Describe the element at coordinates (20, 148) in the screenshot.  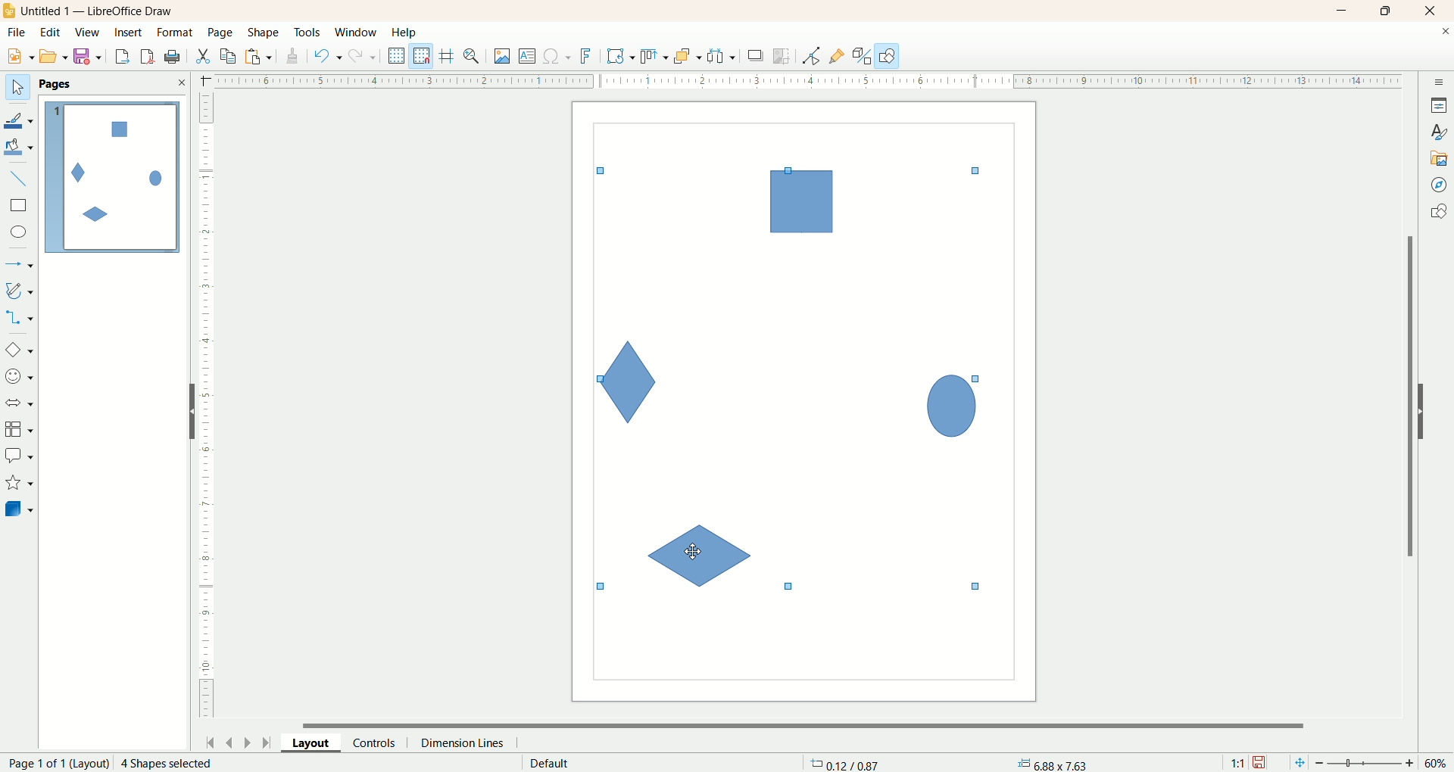
I see `fill color` at that location.